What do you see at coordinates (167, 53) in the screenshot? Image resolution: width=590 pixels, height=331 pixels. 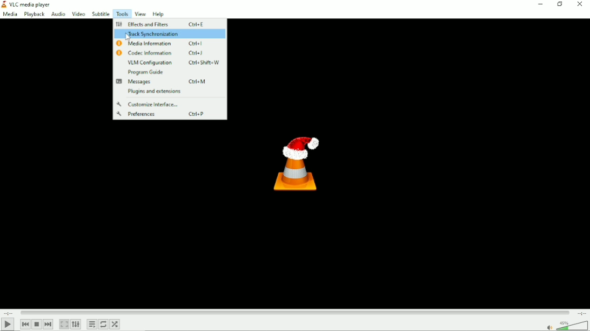 I see `Codec information` at bounding box center [167, 53].